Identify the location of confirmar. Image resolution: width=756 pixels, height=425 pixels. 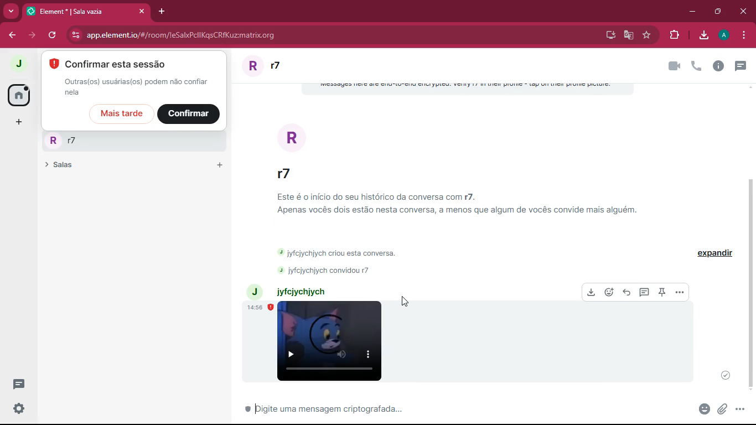
(190, 115).